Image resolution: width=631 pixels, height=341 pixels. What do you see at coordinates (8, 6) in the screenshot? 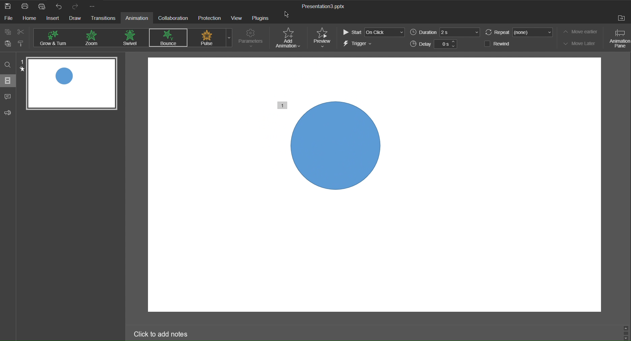
I see `Save` at bounding box center [8, 6].